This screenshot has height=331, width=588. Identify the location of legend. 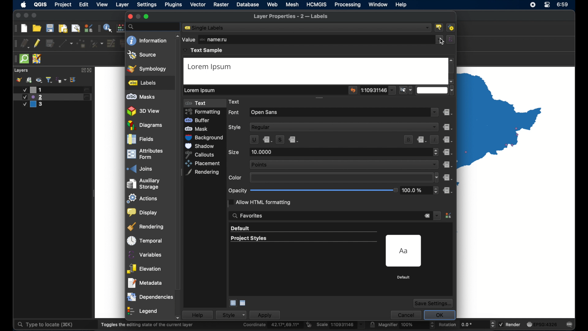
(143, 310).